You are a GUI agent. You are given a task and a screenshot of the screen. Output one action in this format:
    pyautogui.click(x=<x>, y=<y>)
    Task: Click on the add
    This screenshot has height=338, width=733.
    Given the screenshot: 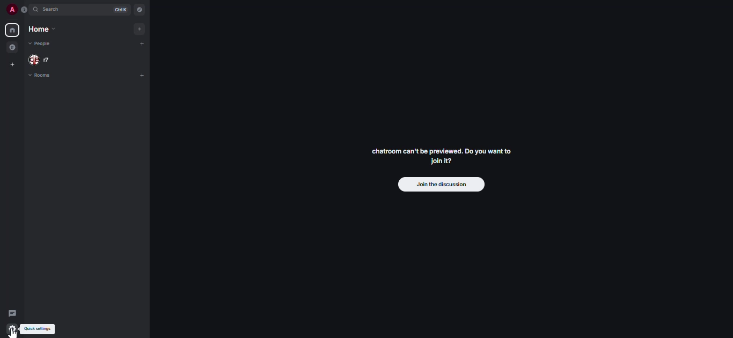 What is the action you would take?
    pyautogui.click(x=142, y=76)
    